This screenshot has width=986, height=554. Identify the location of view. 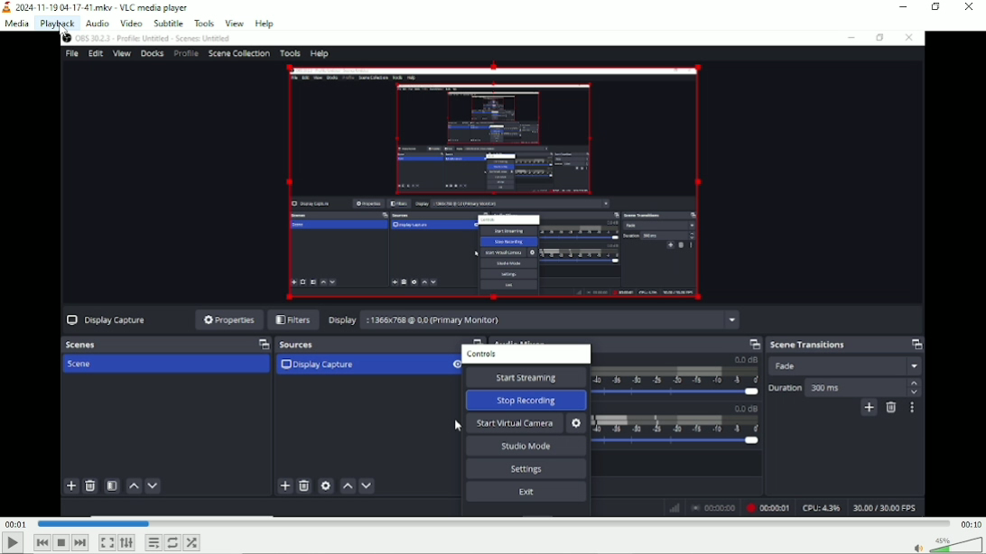
(235, 22).